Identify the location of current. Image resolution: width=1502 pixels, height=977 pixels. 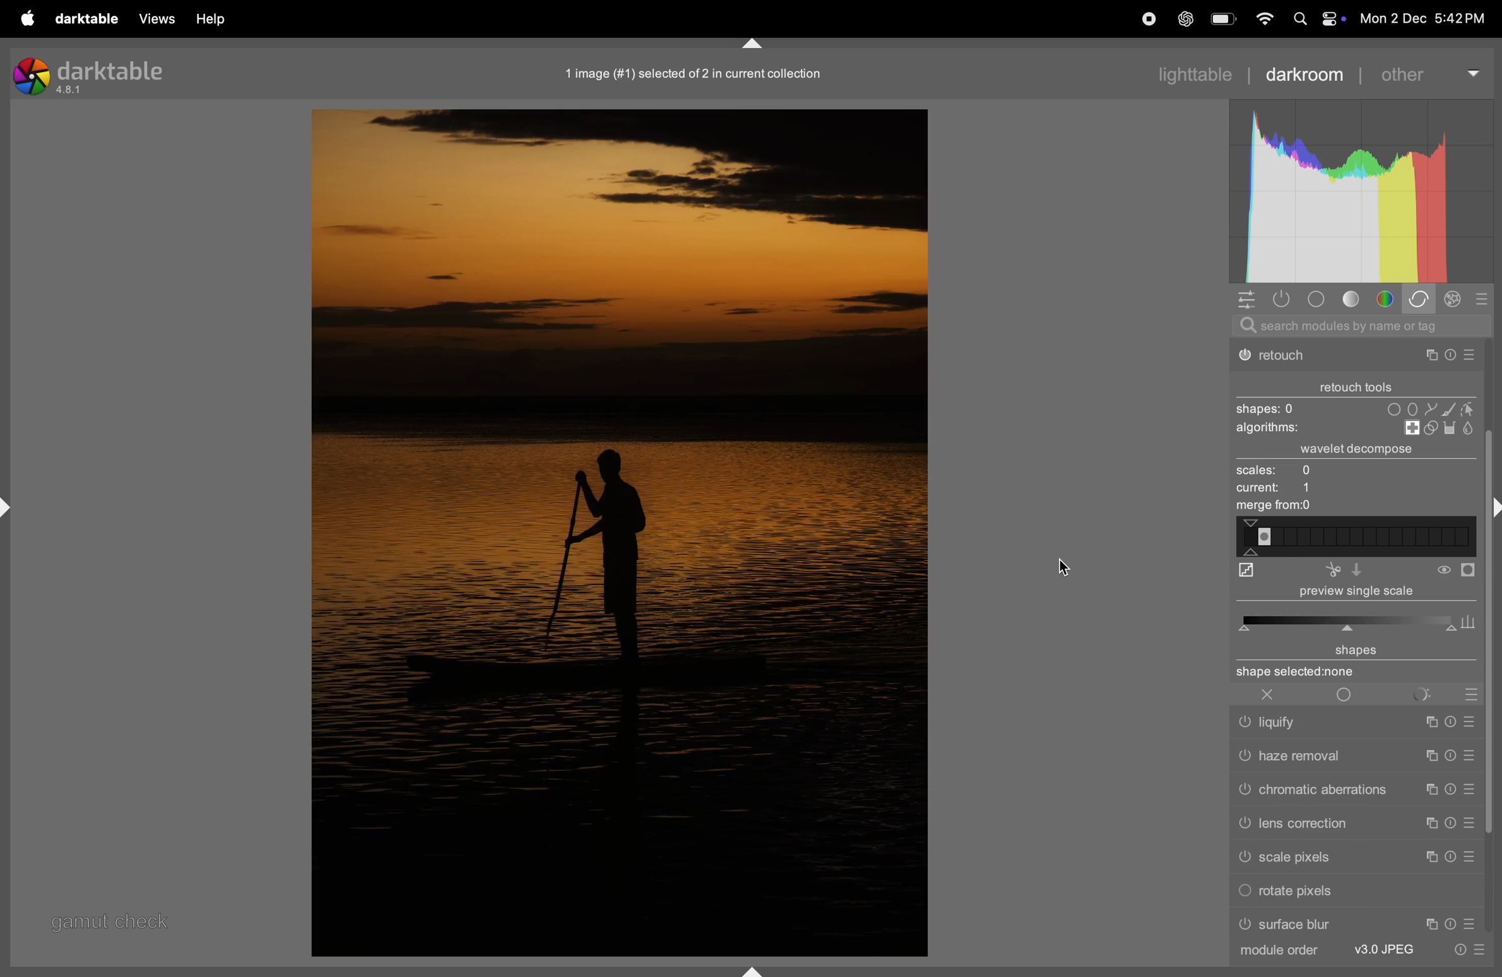
(1277, 490).